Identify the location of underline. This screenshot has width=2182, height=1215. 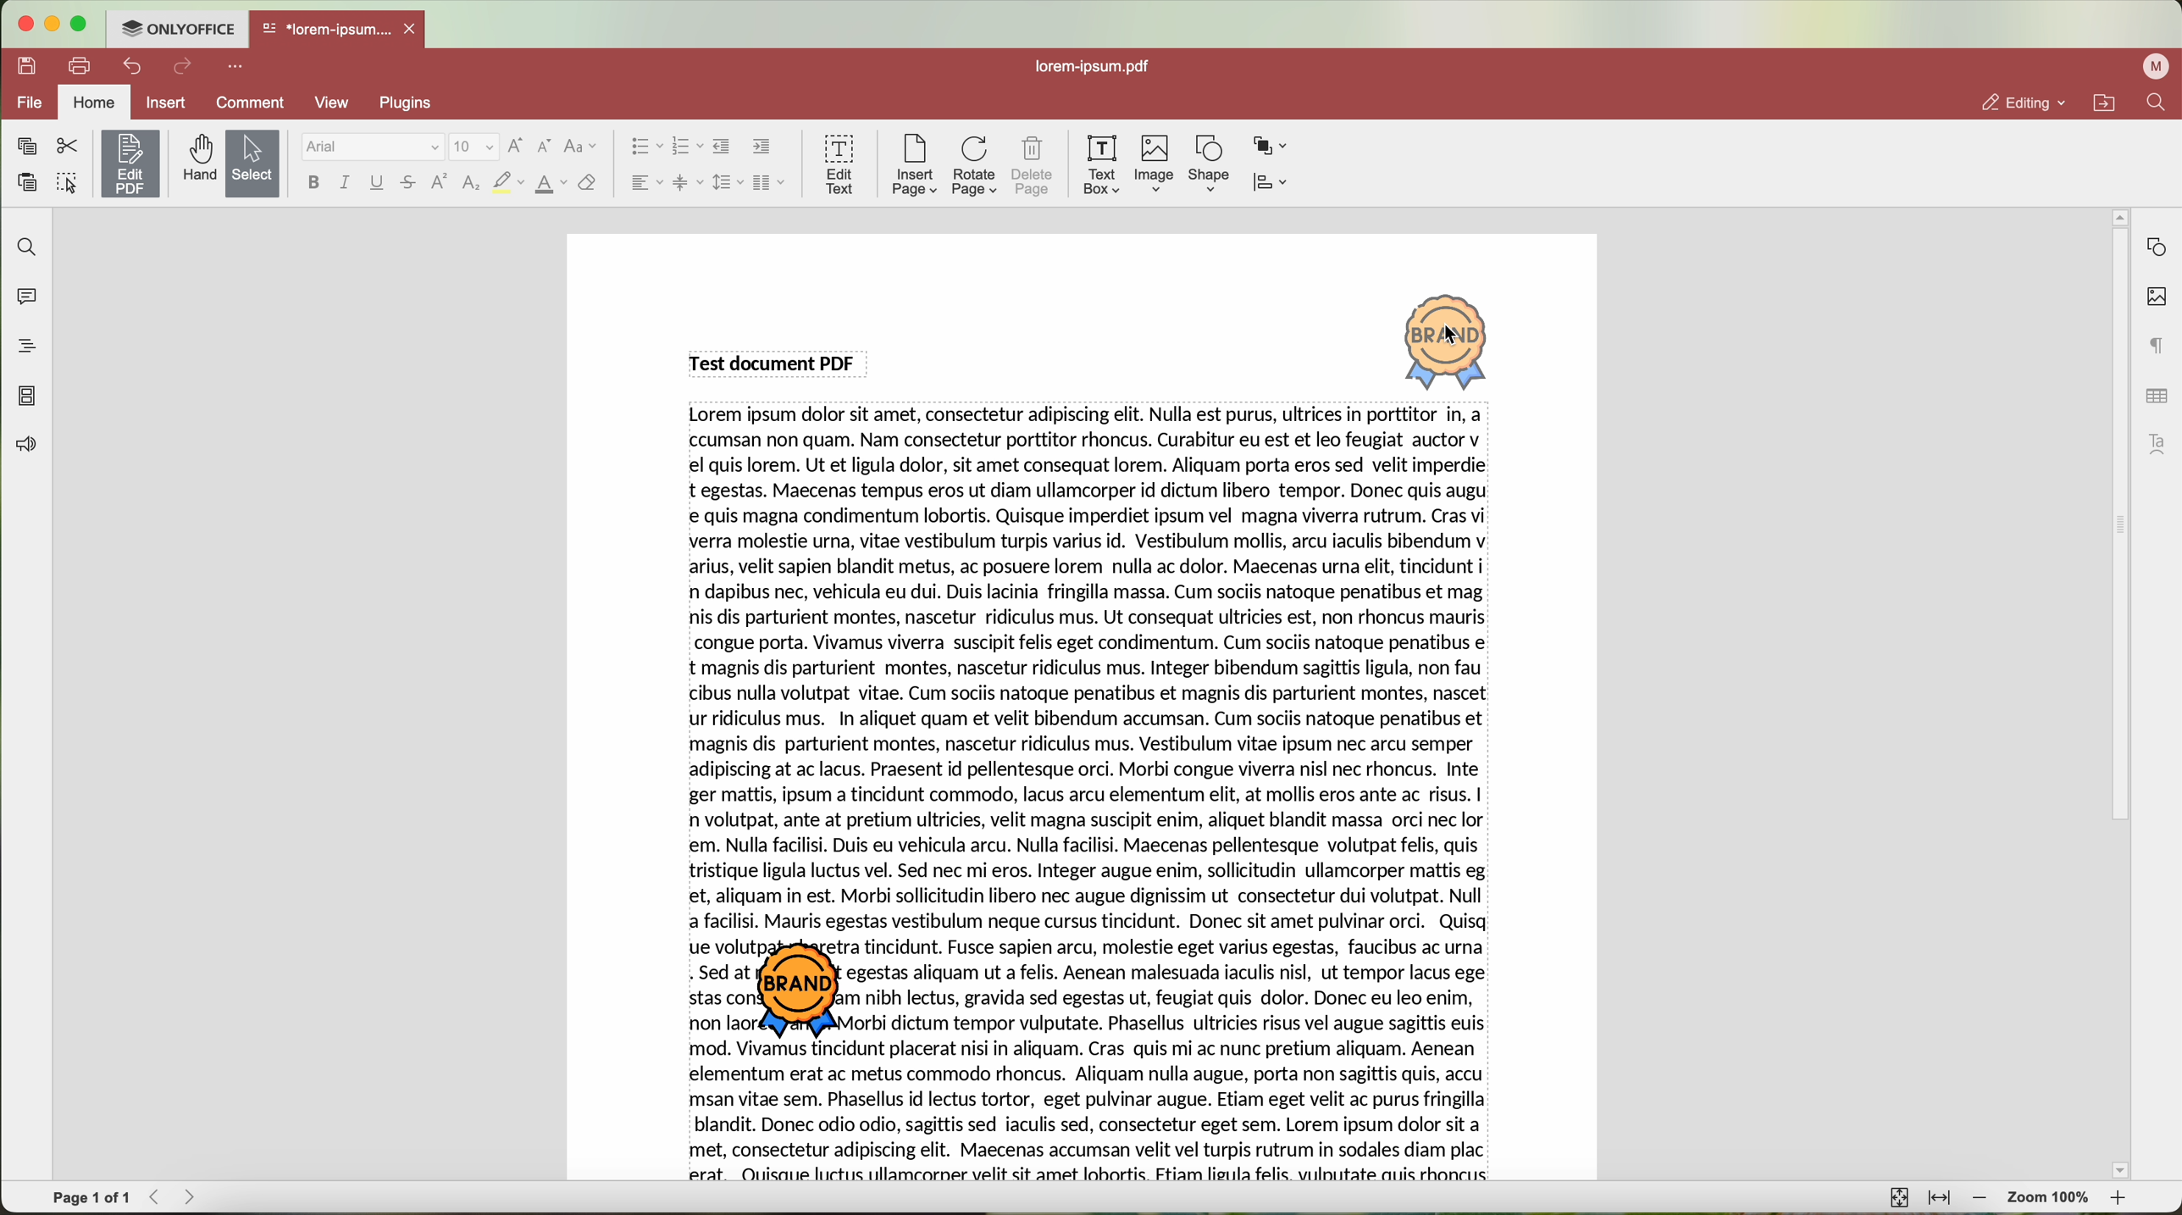
(378, 186).